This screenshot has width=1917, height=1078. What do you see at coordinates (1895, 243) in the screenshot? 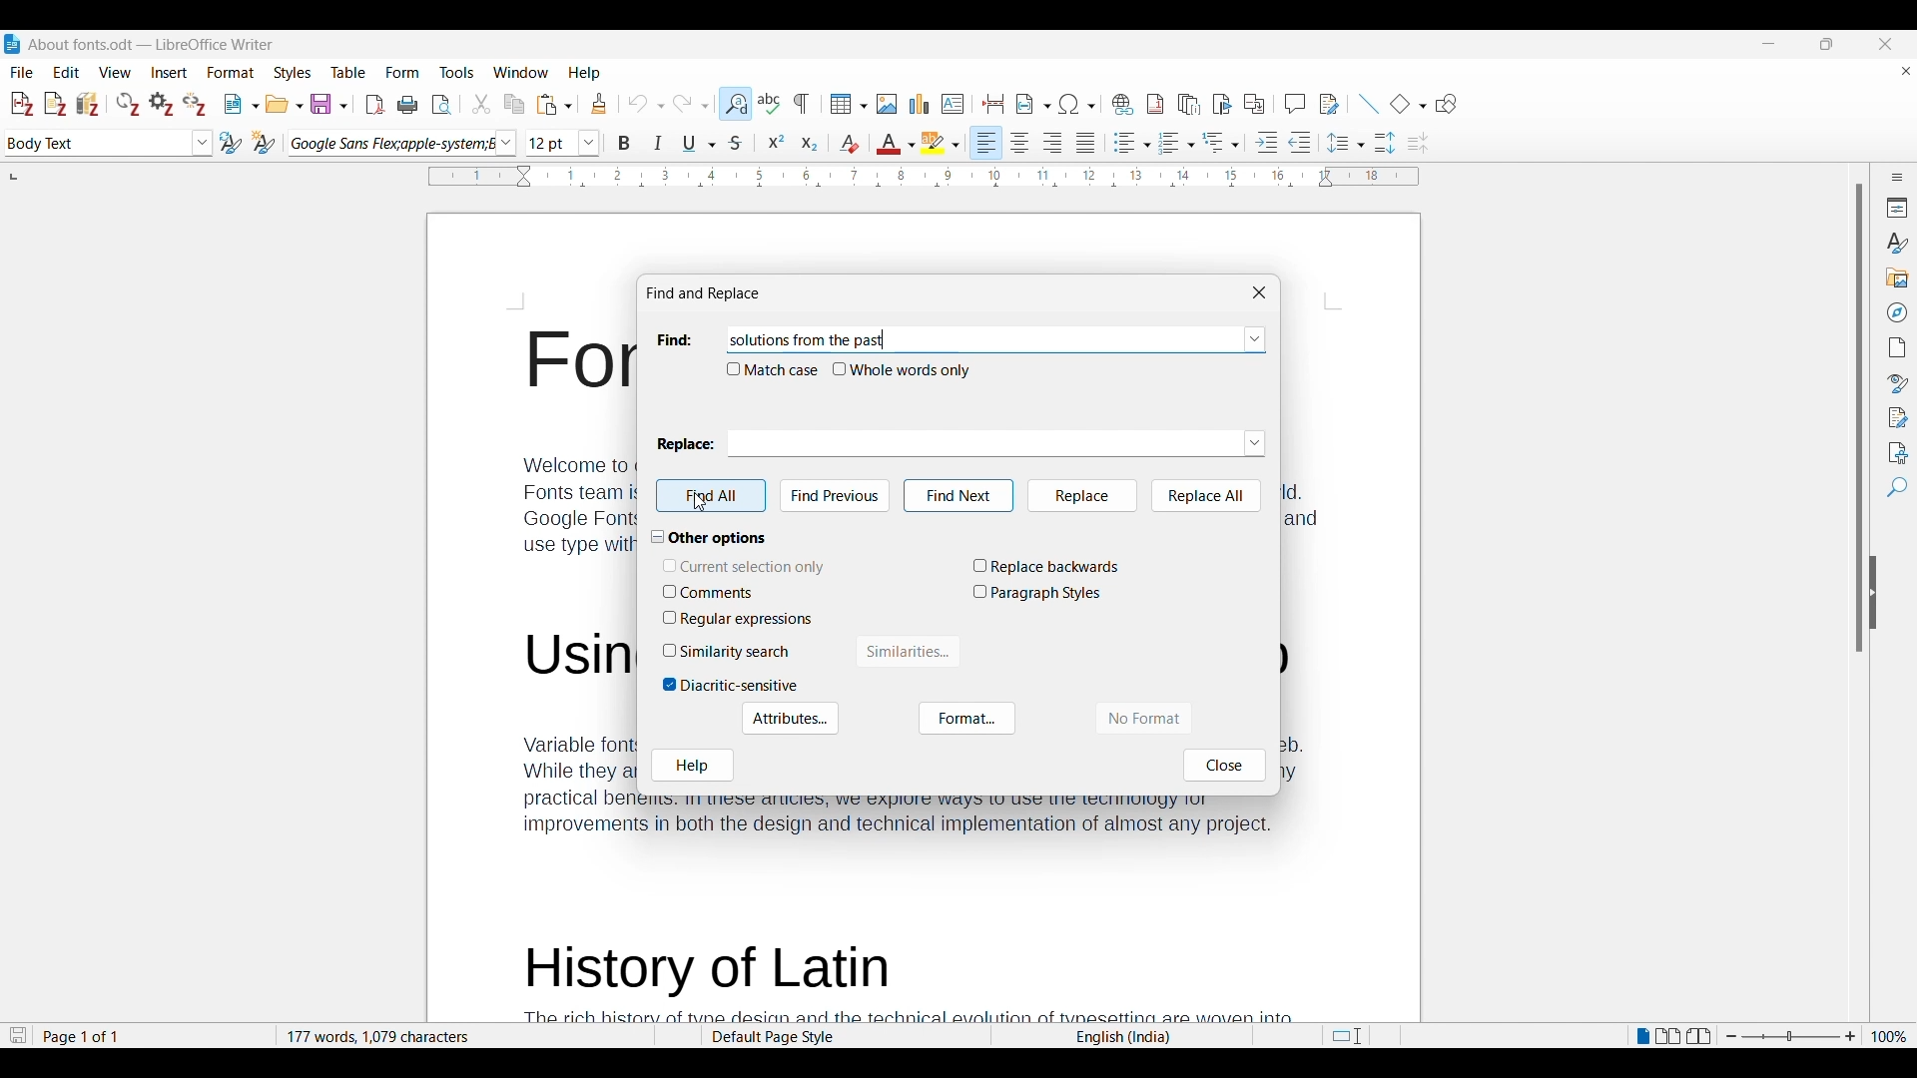
I see `Styles` at bounding box center [1895, 243].